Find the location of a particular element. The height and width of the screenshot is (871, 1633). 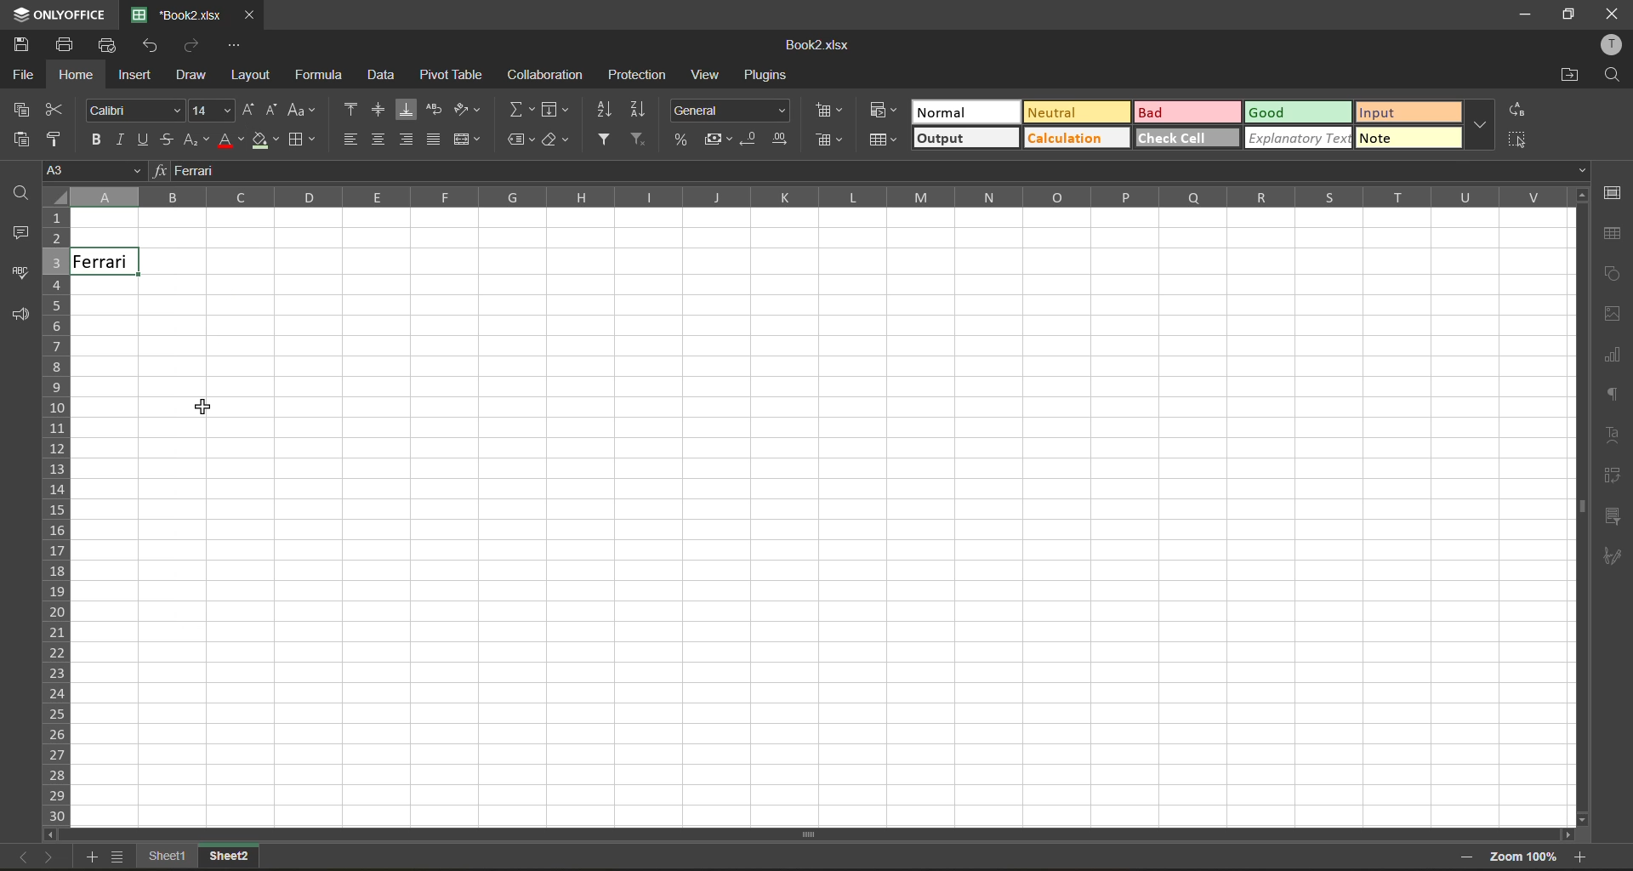

orientation is located at coordinates (465, 108).